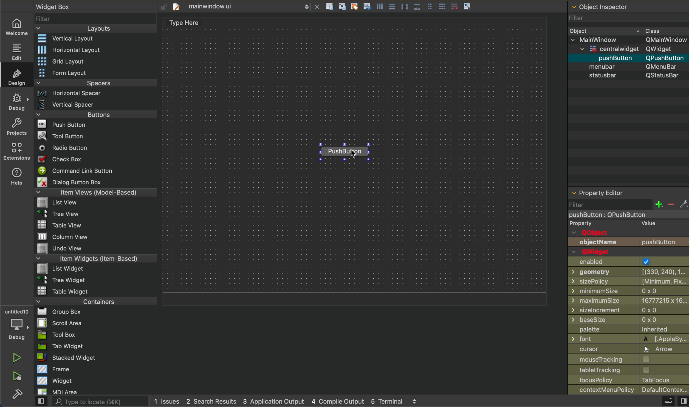 This screenshot has width=689, height=407. Describe the element at coordinates (633, 67) in the screenshot. I see `` at that location.